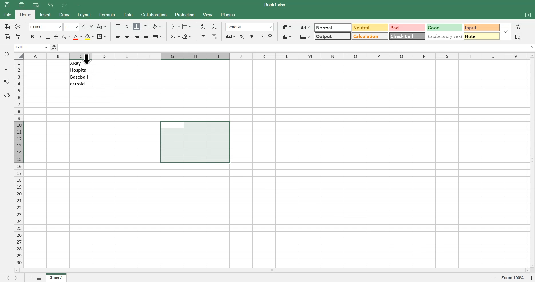 The width and height of the screenshot is (535, 282). I want to click on Orientation, so click(157, 26).